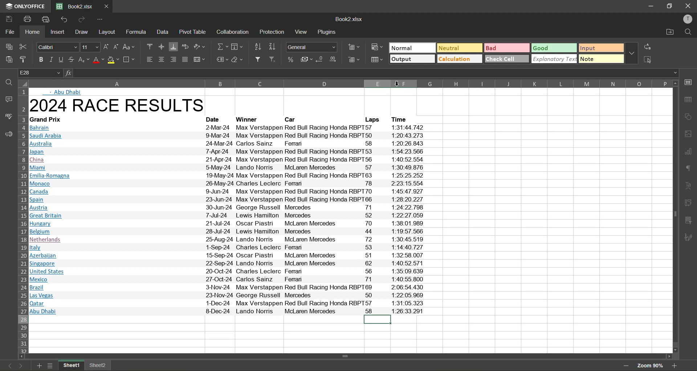  I want to click on | Grand Prix, so click(48, 119).